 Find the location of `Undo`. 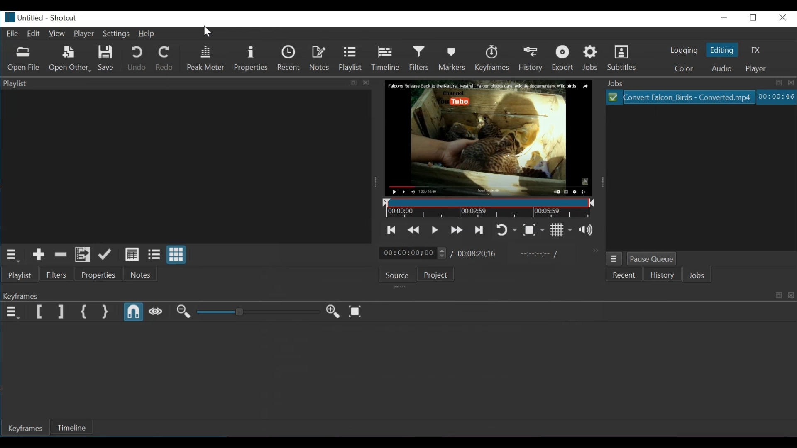

Undo is located at coordinates (137, 58).